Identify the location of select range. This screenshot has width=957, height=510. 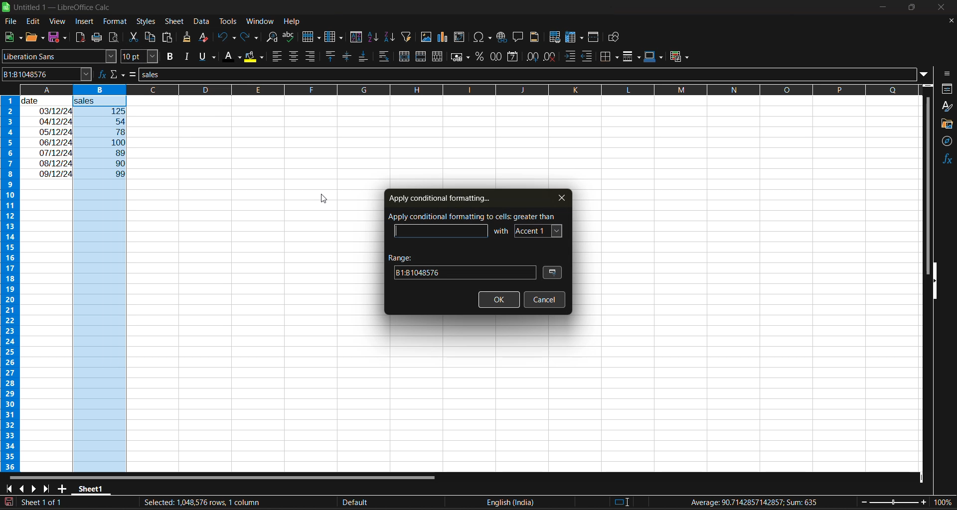
(554, 273).